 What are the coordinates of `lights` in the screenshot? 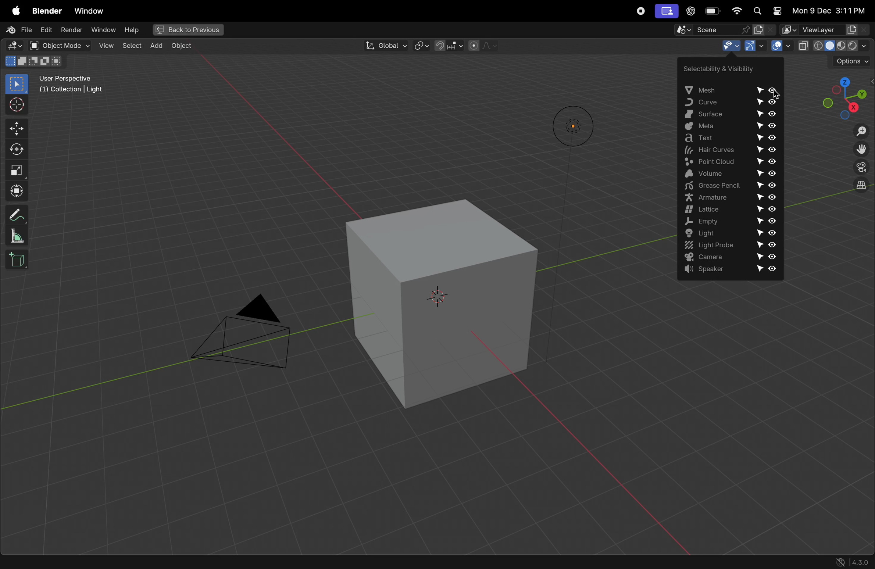 It's located at (568, 126).